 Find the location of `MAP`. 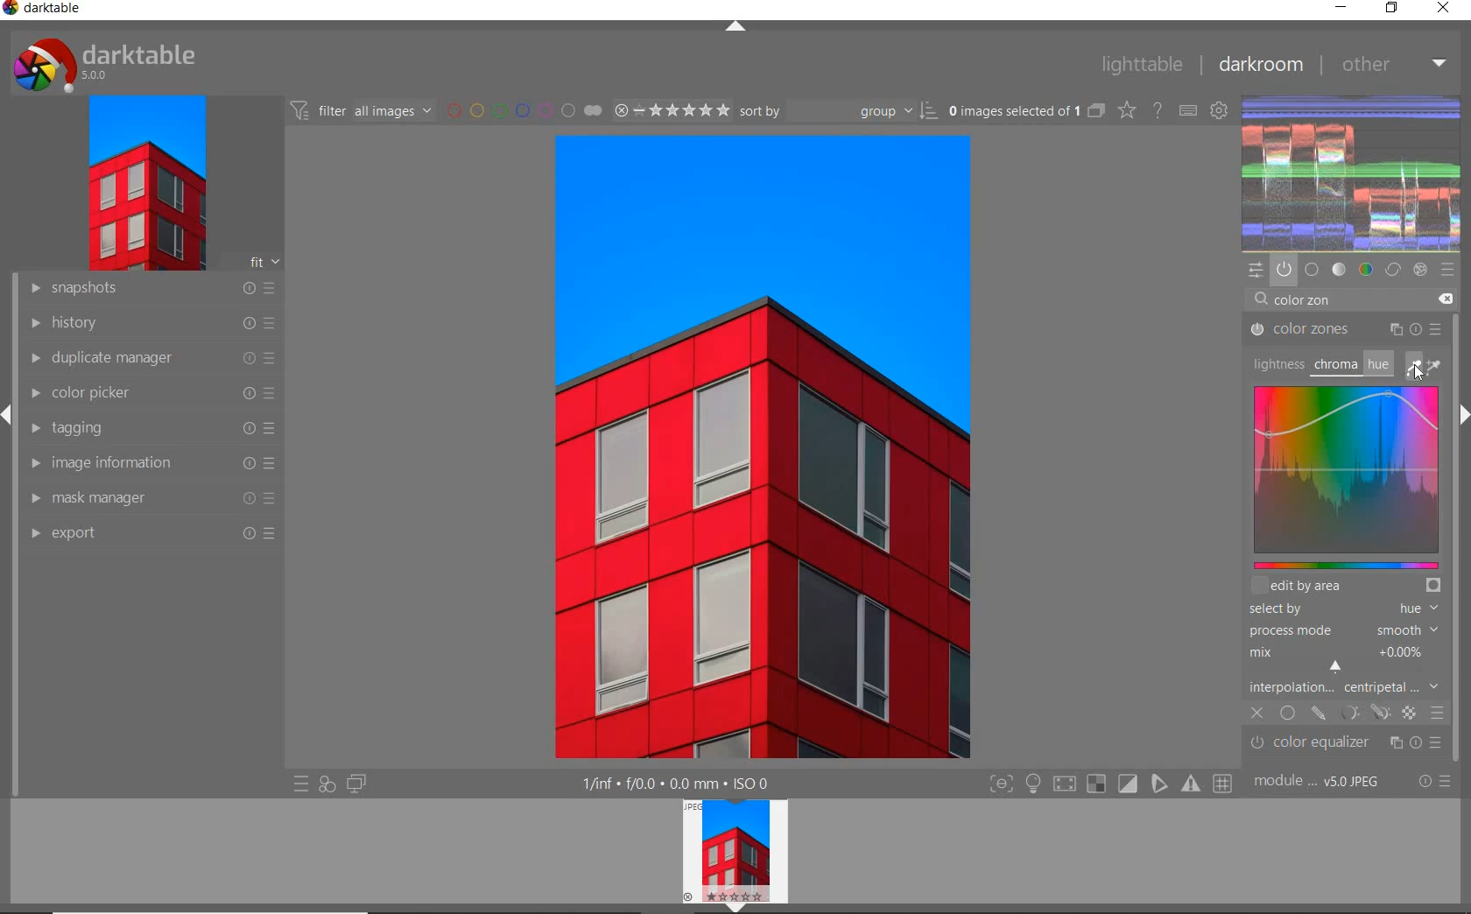

MAP is located at coordinates (1345, 479).